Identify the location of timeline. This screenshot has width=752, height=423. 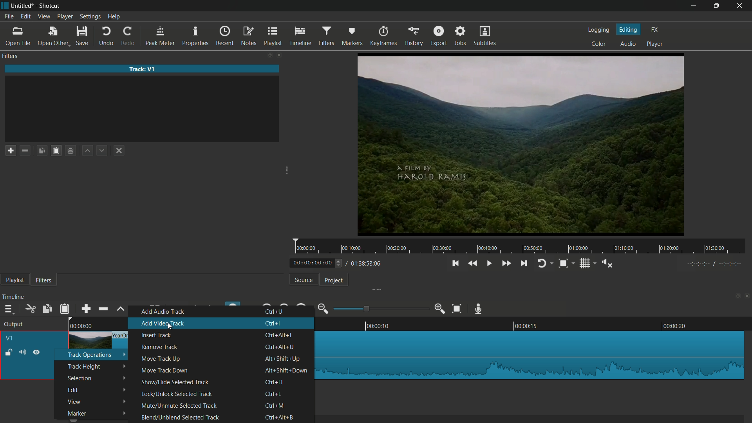
(300, 36).